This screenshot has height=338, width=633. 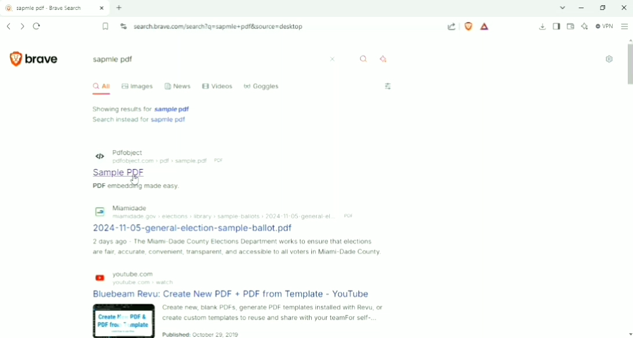 What do you see at coordinates (333, 59) in the screenshot?
I see `Clear` at bounding box center [333, 59].